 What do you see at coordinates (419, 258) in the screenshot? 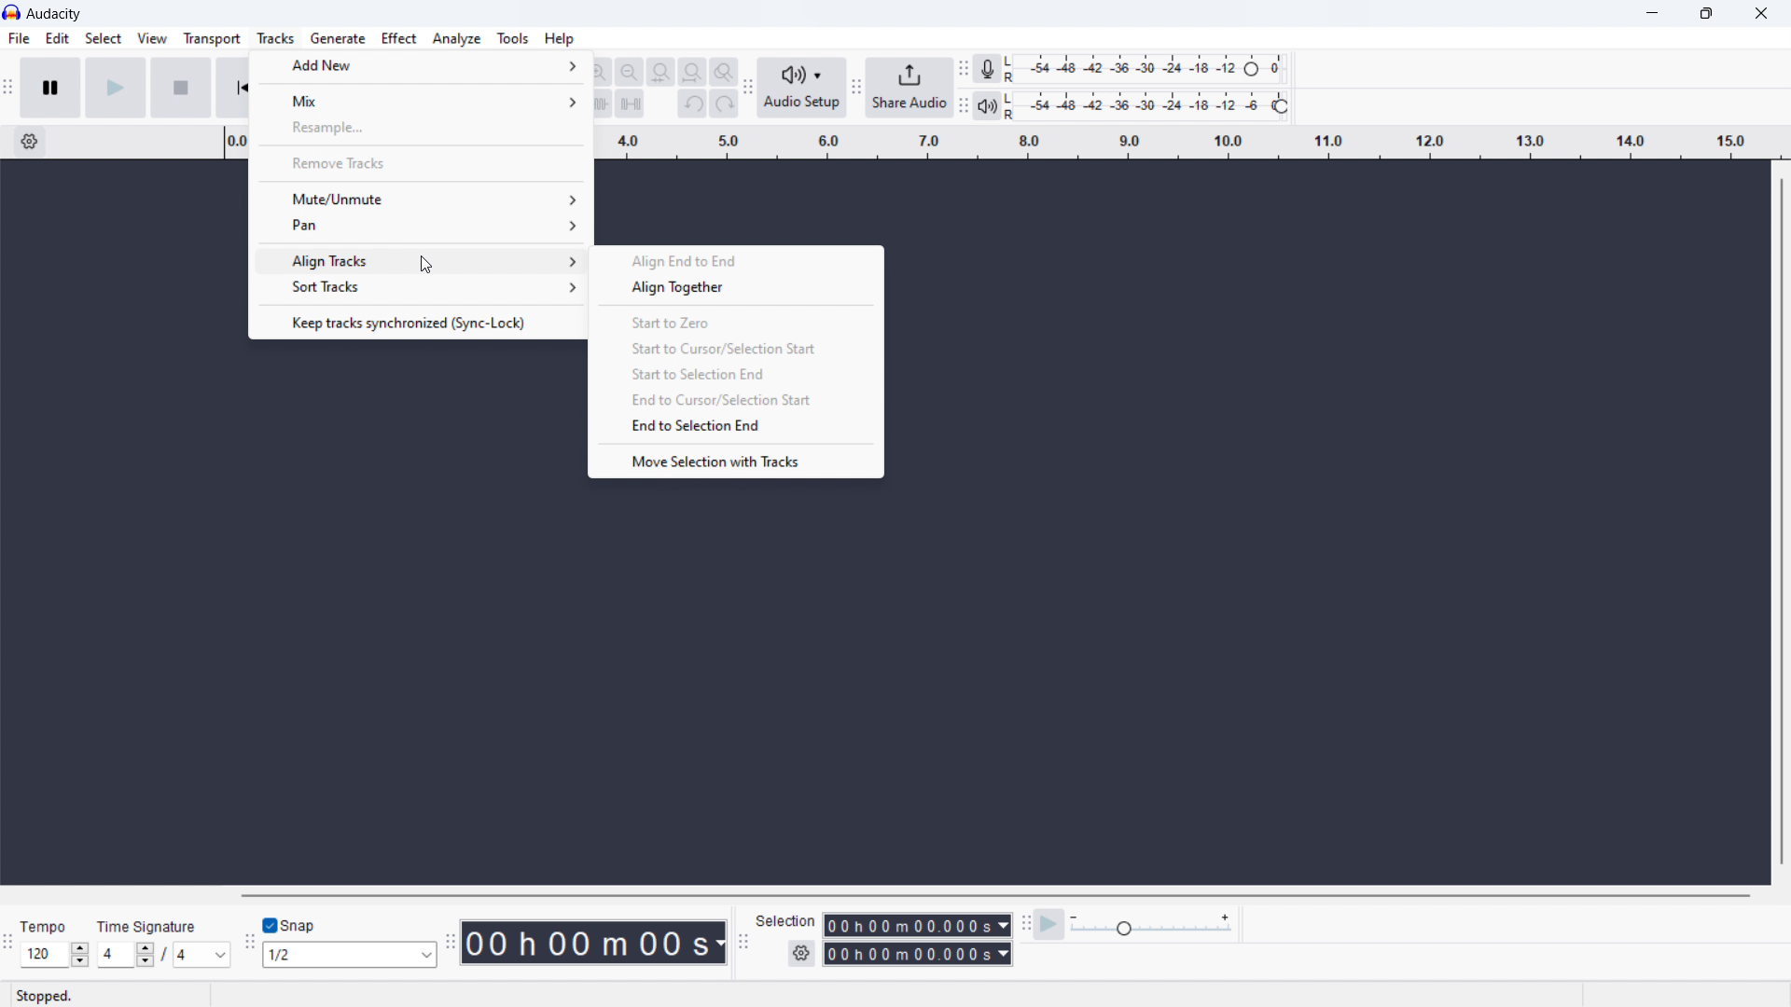
I see `align tracks` at bounding box center [419, 258].